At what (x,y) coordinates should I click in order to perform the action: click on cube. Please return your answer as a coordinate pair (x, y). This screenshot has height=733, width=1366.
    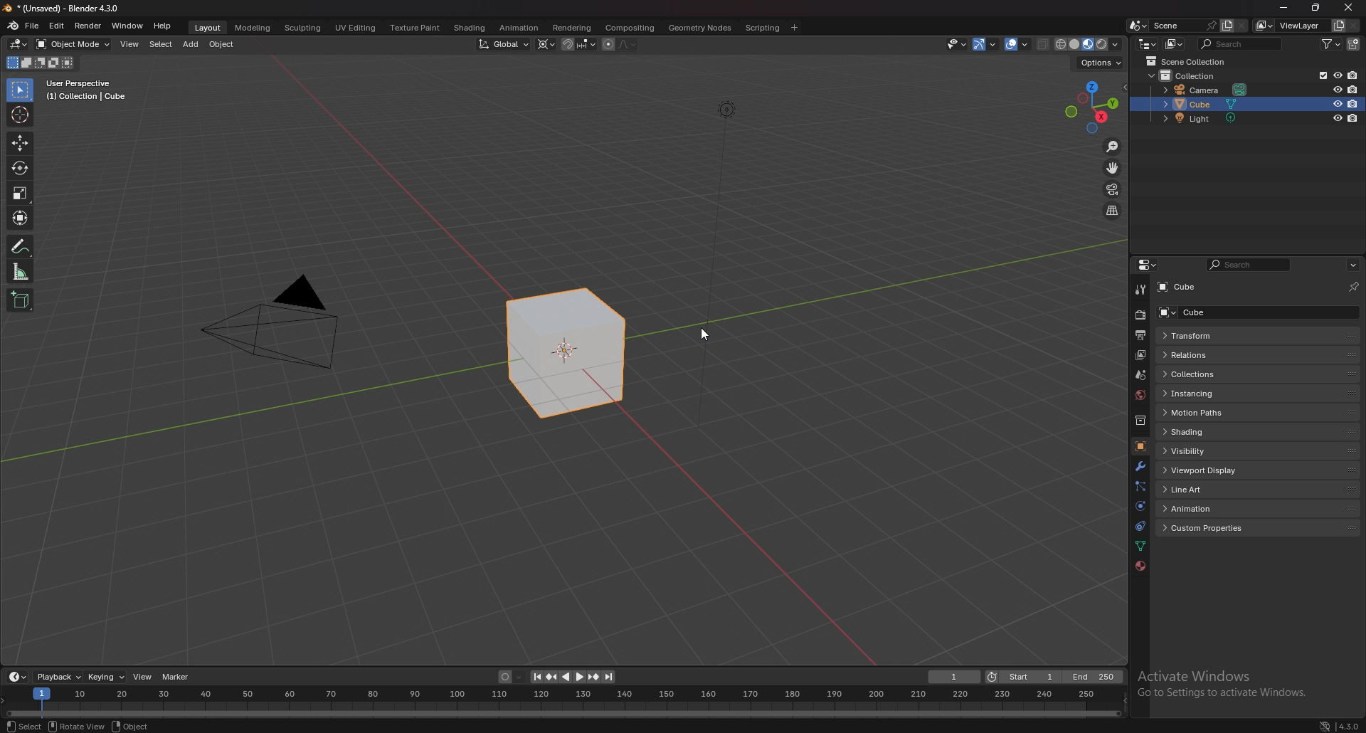
    Looking at the image, I should click on (1182, 288).